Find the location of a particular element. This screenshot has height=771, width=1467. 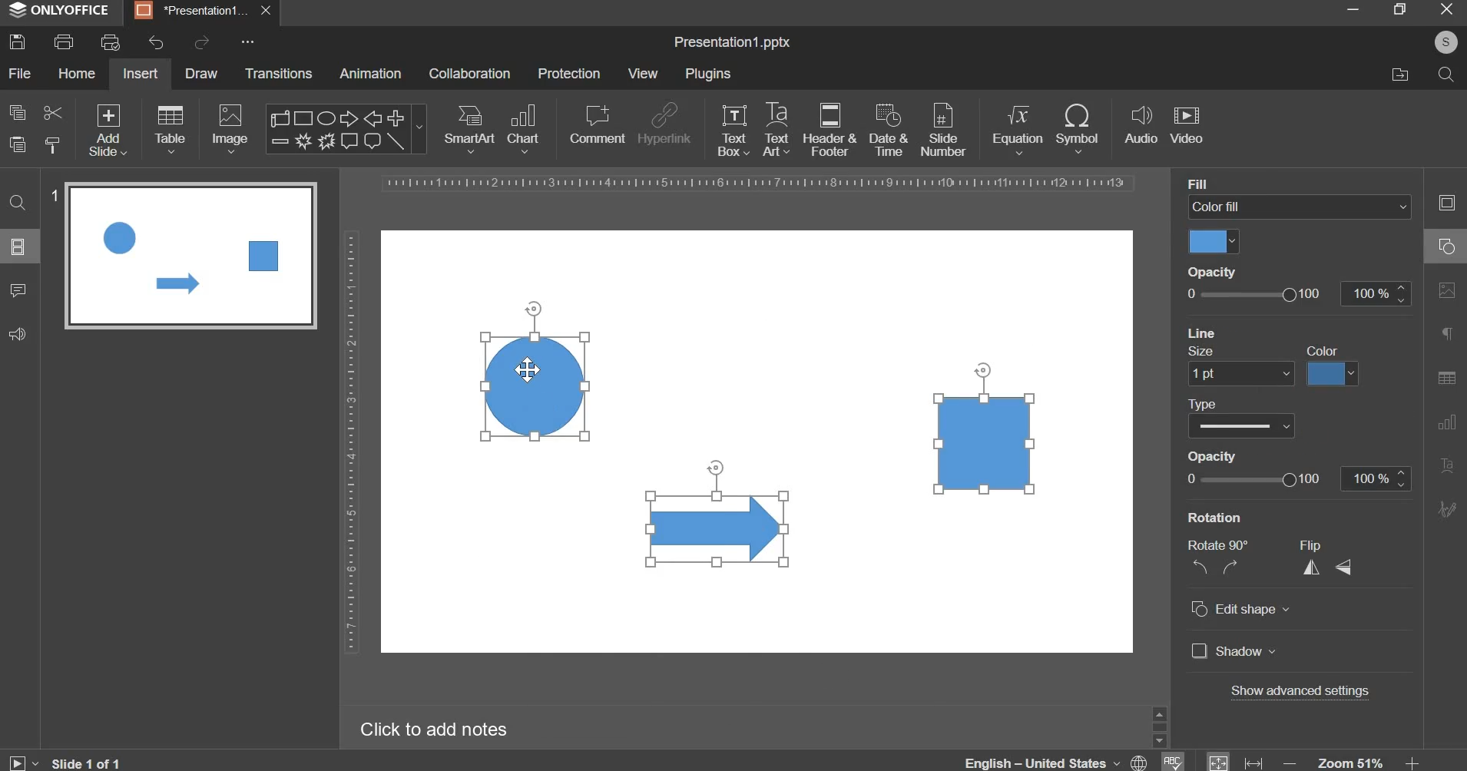

audio is located at coordinates (1141, 126).